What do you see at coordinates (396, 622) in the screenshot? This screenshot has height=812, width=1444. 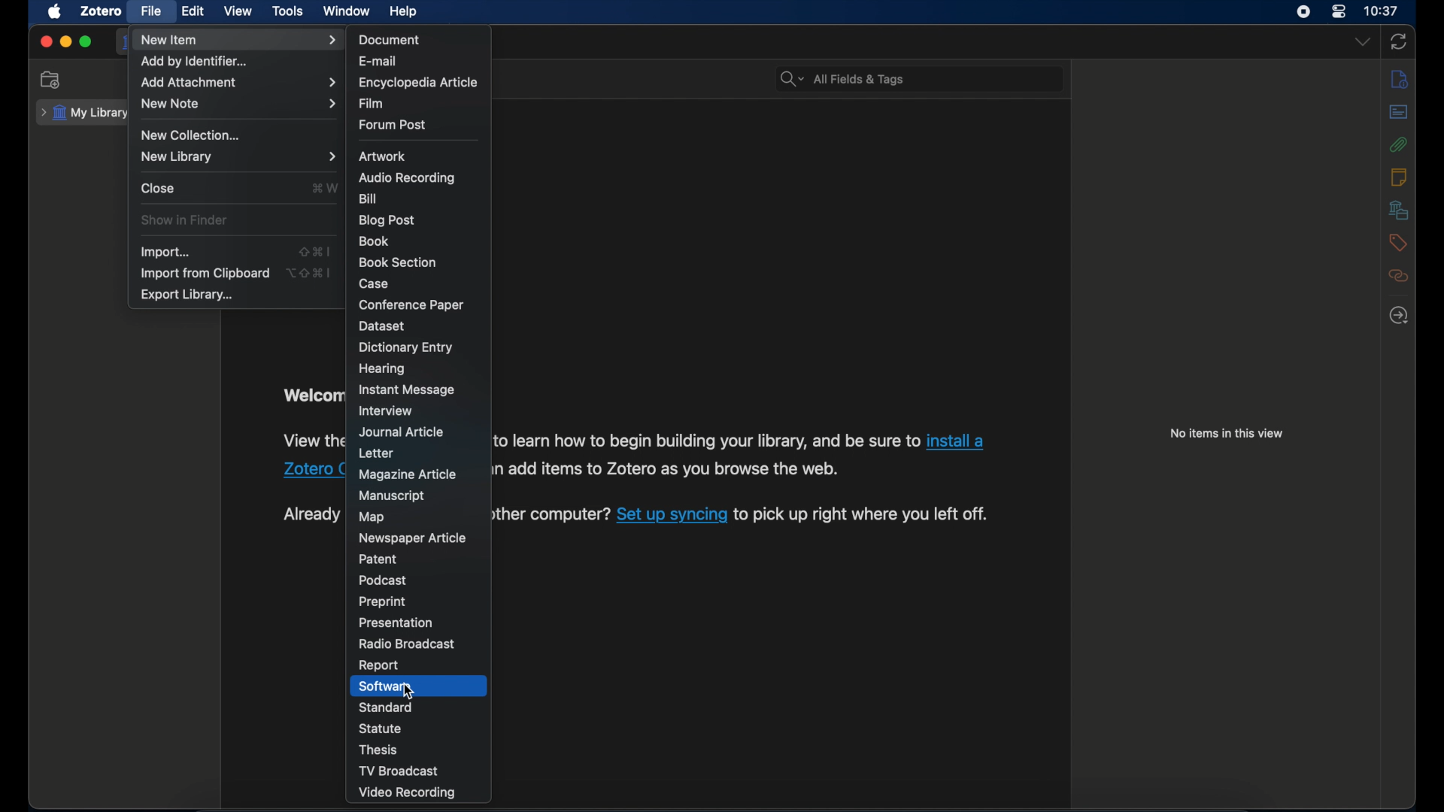 I see `presentation` at bounding box center [396, 622].